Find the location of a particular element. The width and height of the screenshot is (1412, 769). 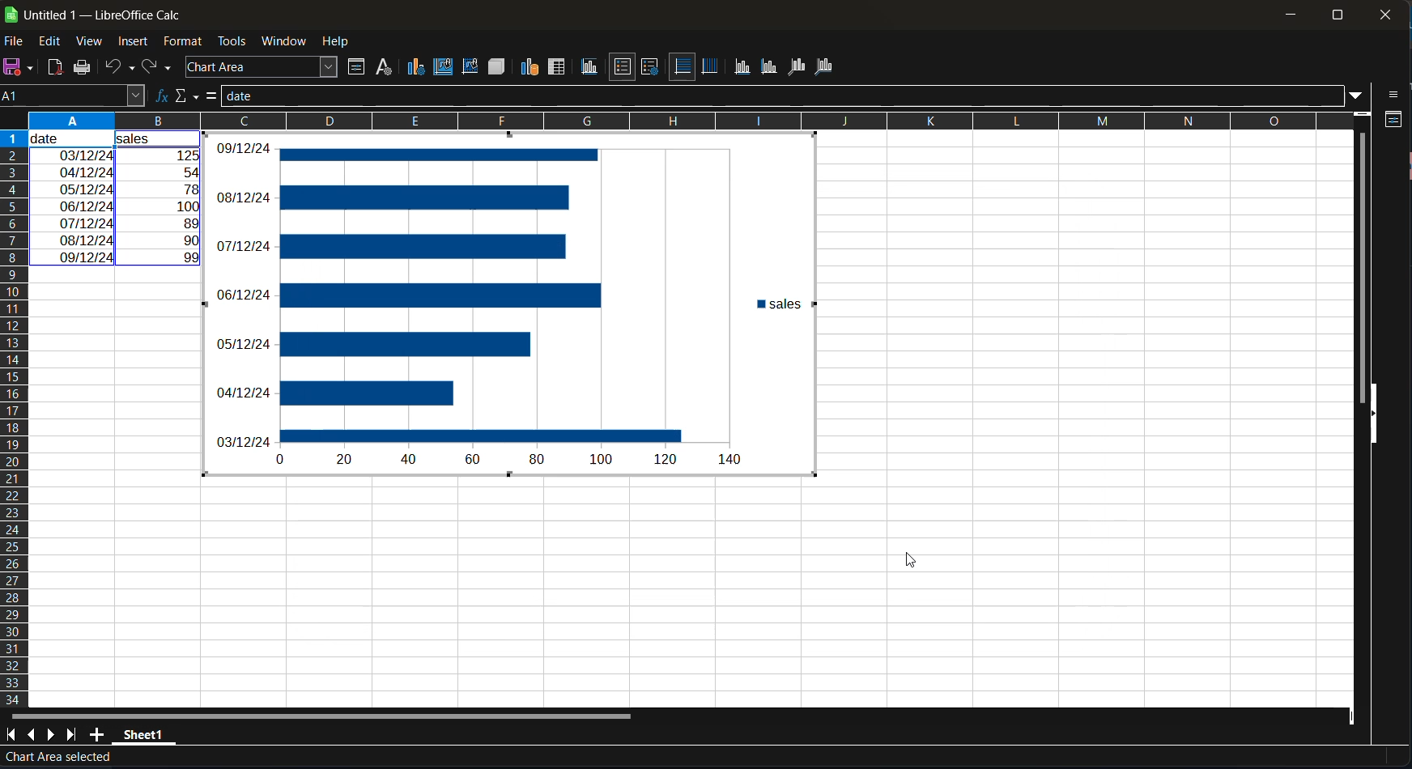

minimize is located at coordinates (1290, 15).